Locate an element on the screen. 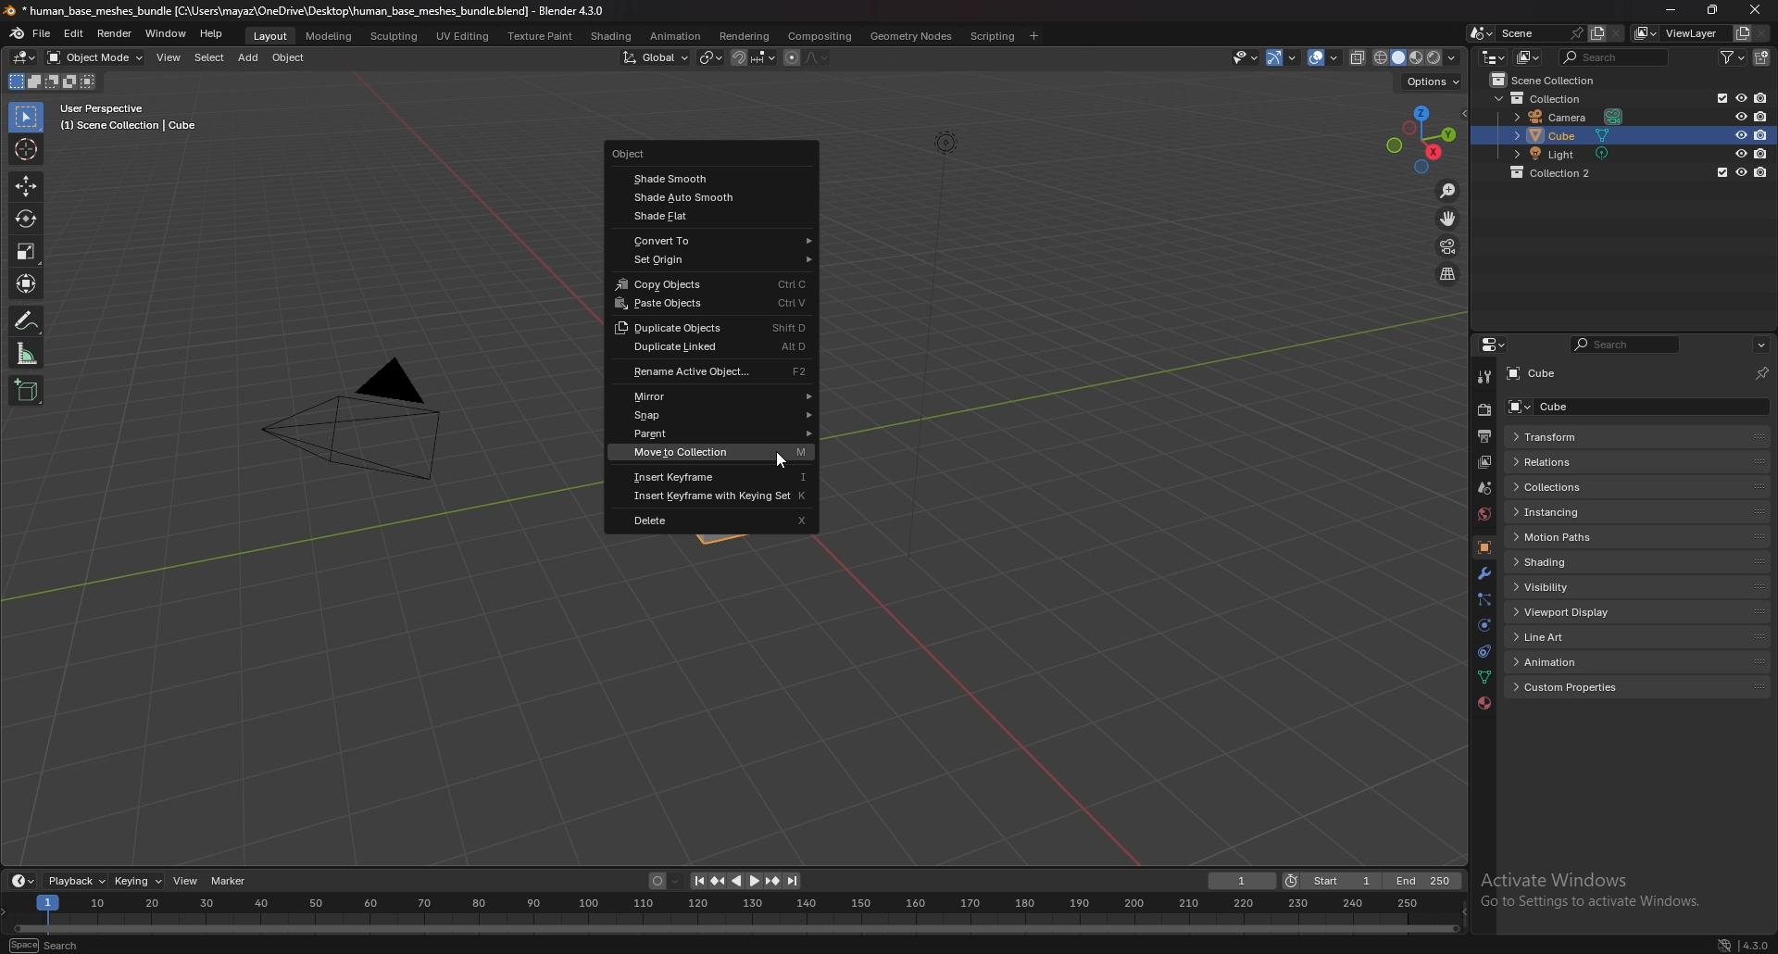 The width and height of the screenshot is (1778, 954). auto keying is located at coordinates (667, 881).